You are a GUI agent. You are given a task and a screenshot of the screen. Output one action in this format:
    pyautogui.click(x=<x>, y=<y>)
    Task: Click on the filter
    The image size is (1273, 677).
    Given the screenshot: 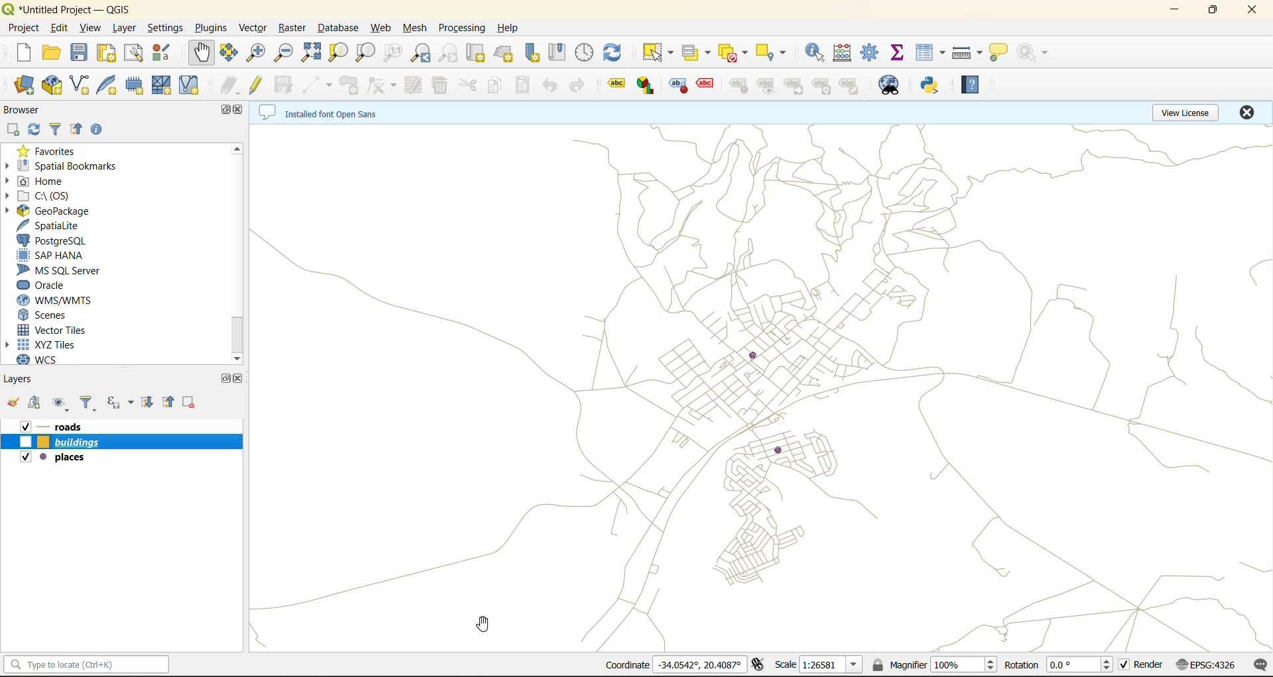 What is the action you would take?
    pyautogui.click(x=56, y=127)
    